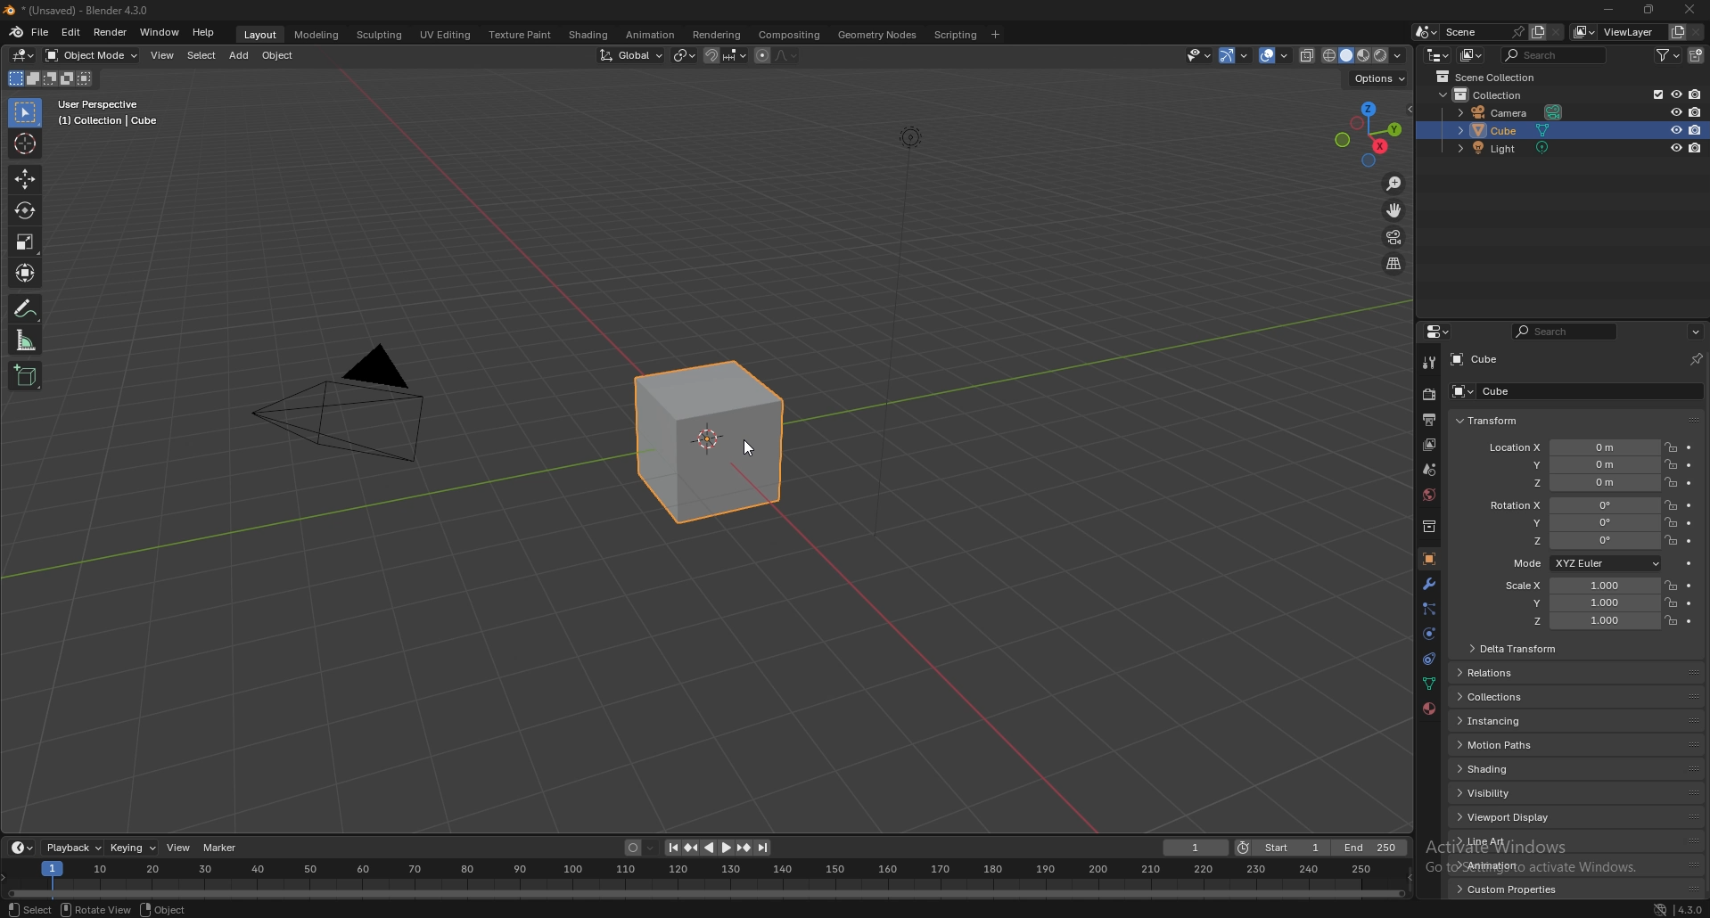 The height and width of the screenshot is (918, 1710). I want to click on annotate, so click(26, 307).